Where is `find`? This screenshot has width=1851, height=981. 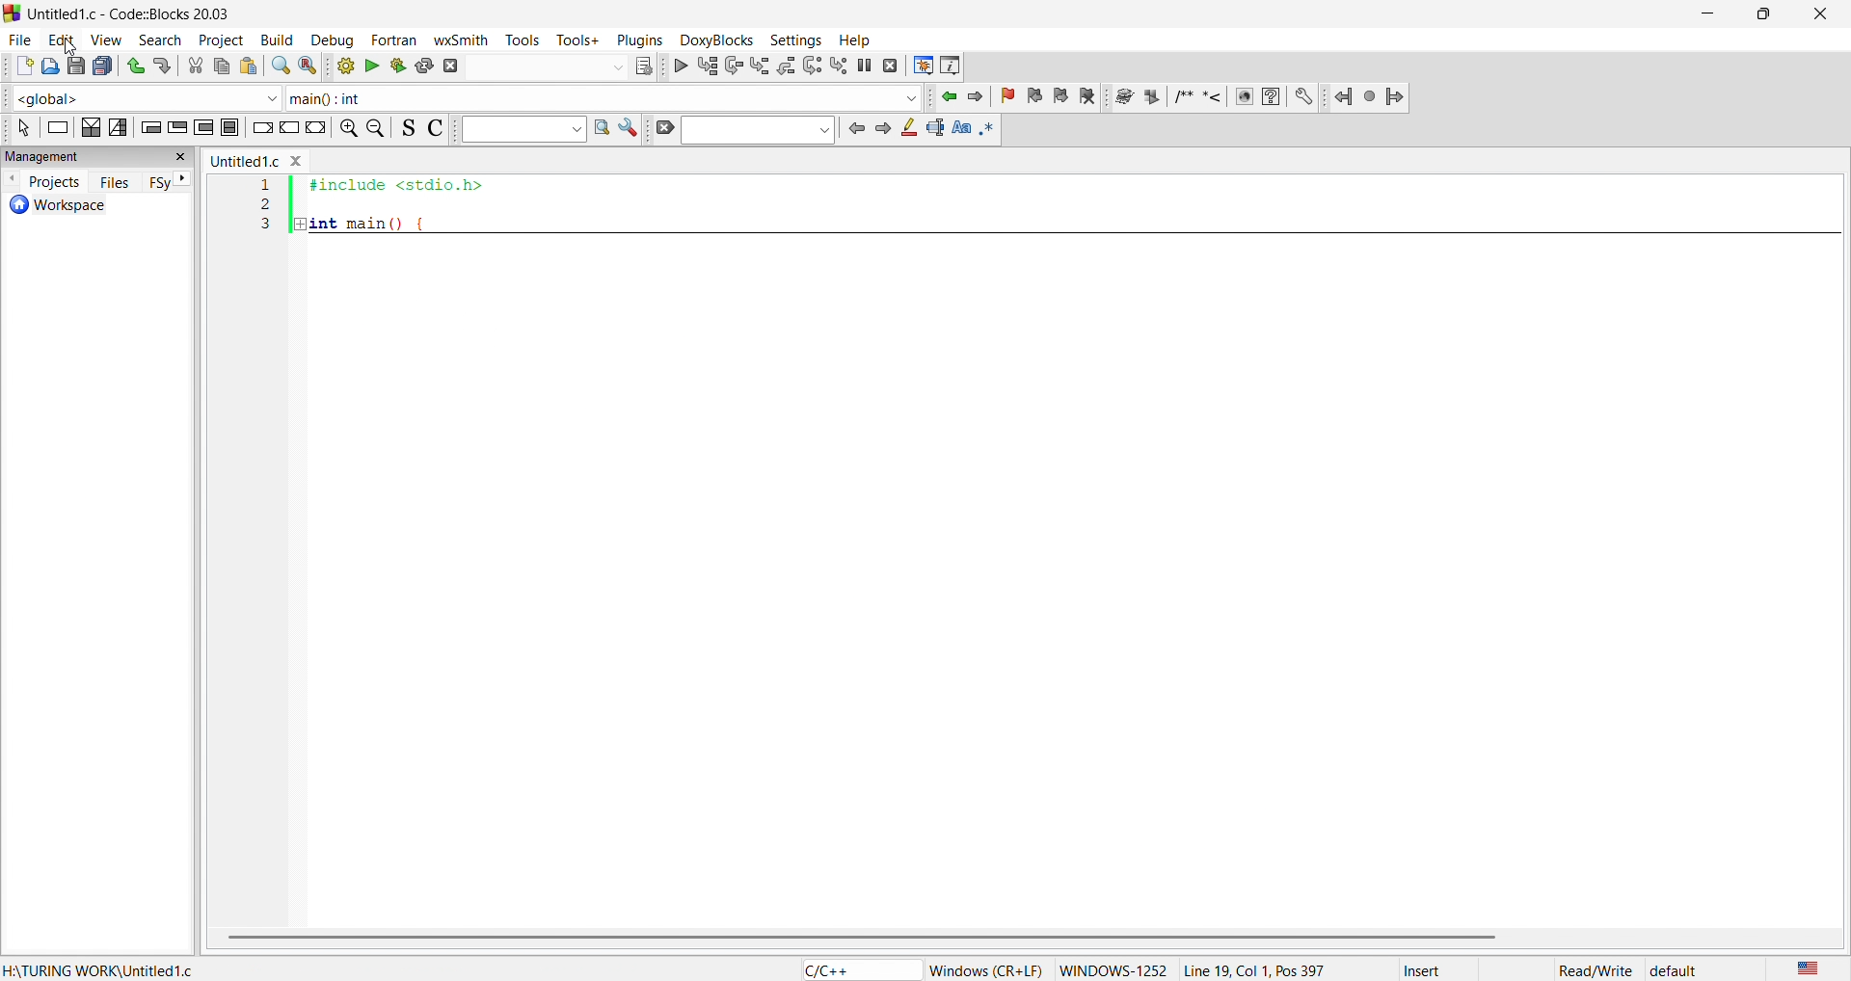 find is located at coordinates (280, 66).